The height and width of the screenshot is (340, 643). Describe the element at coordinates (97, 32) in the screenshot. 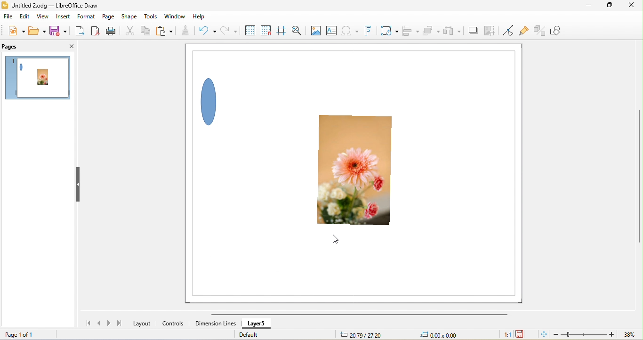

I see `export direct as pdf` at that location.